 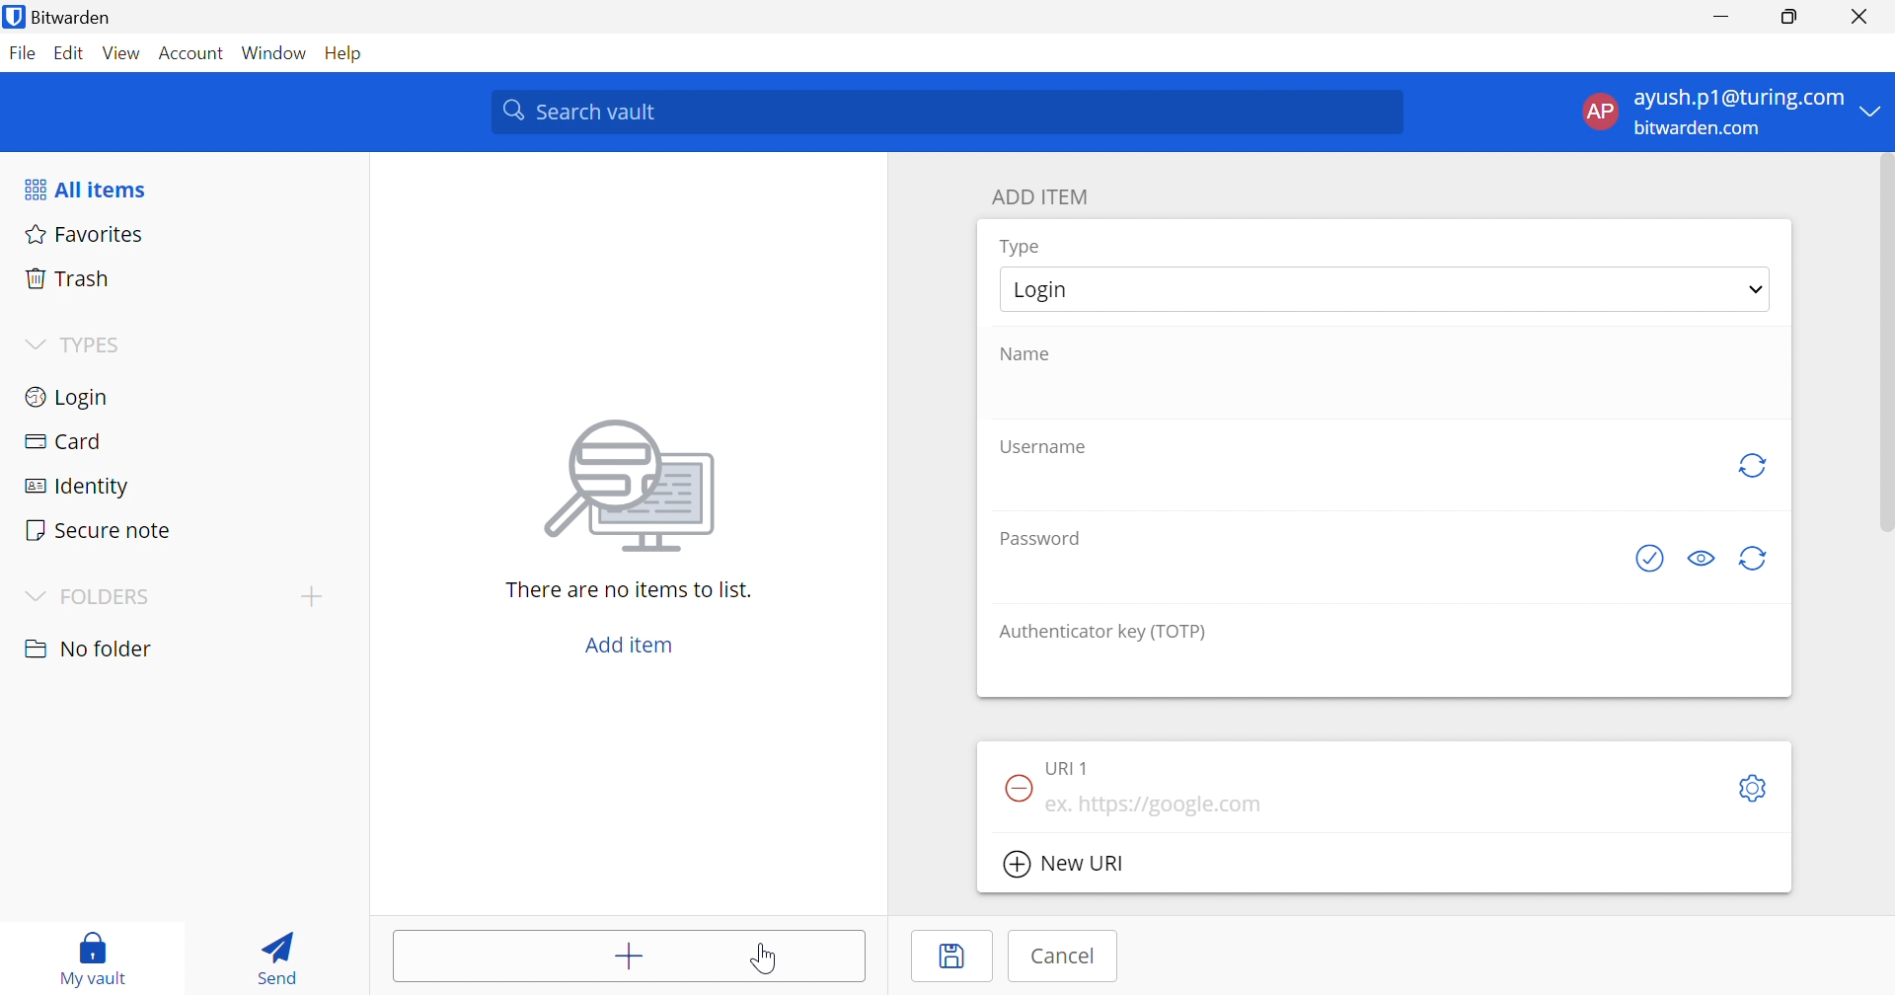 I want to click on scrollbar, so click(x=1882, y=353).